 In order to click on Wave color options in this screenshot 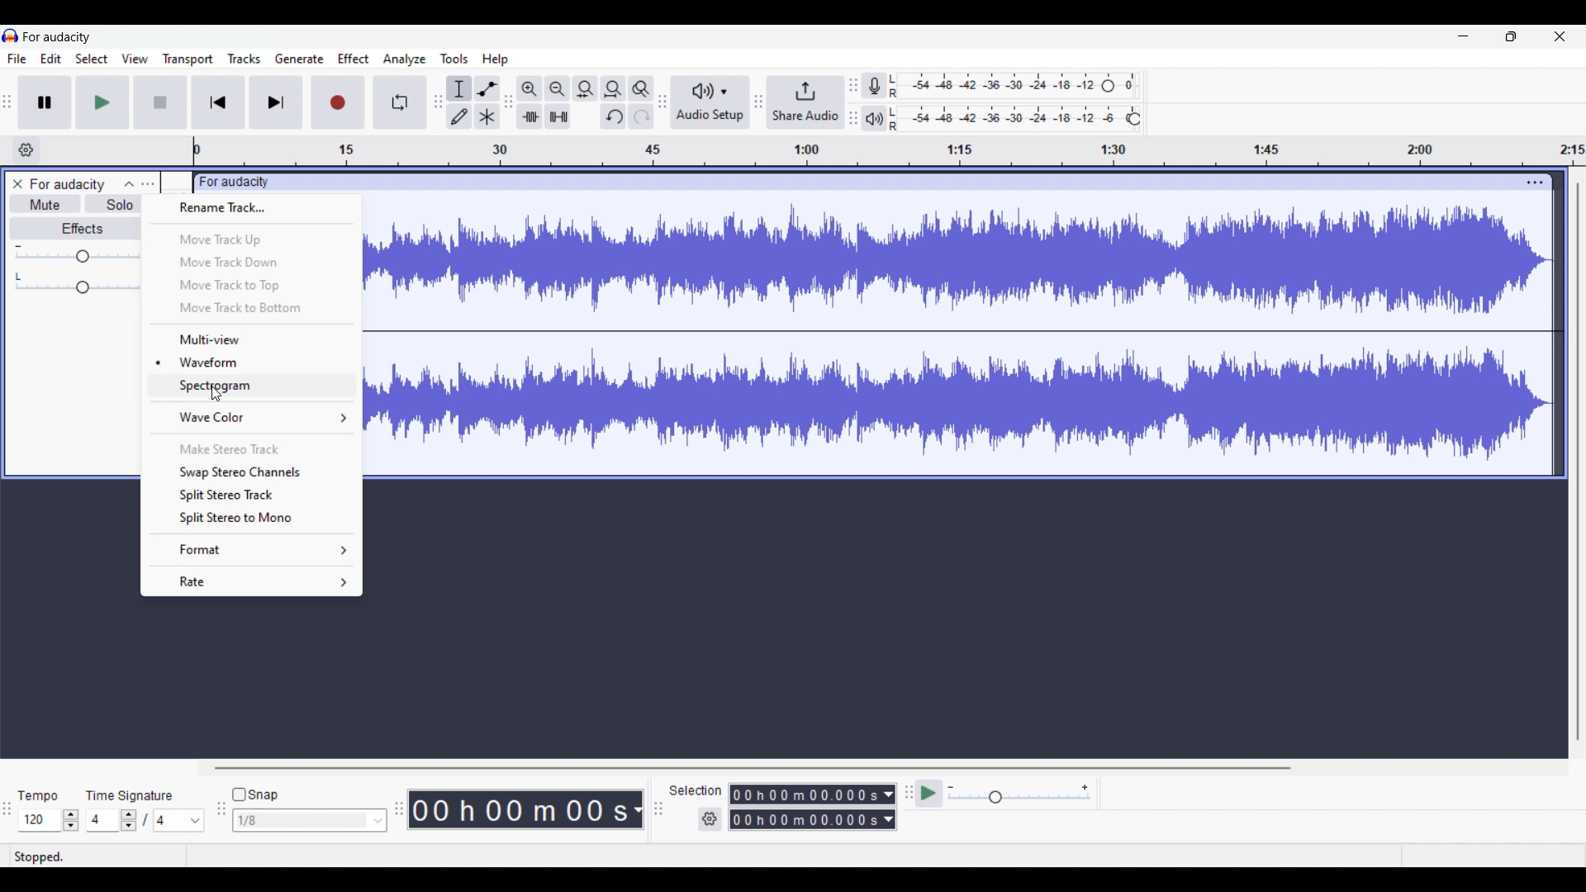, I will do `click(251, 417)`.